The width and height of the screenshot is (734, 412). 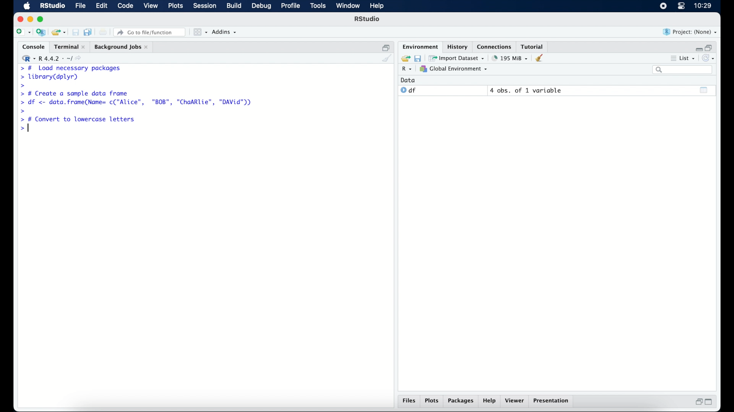 I want to click on addins, so click(x=224, y=32).